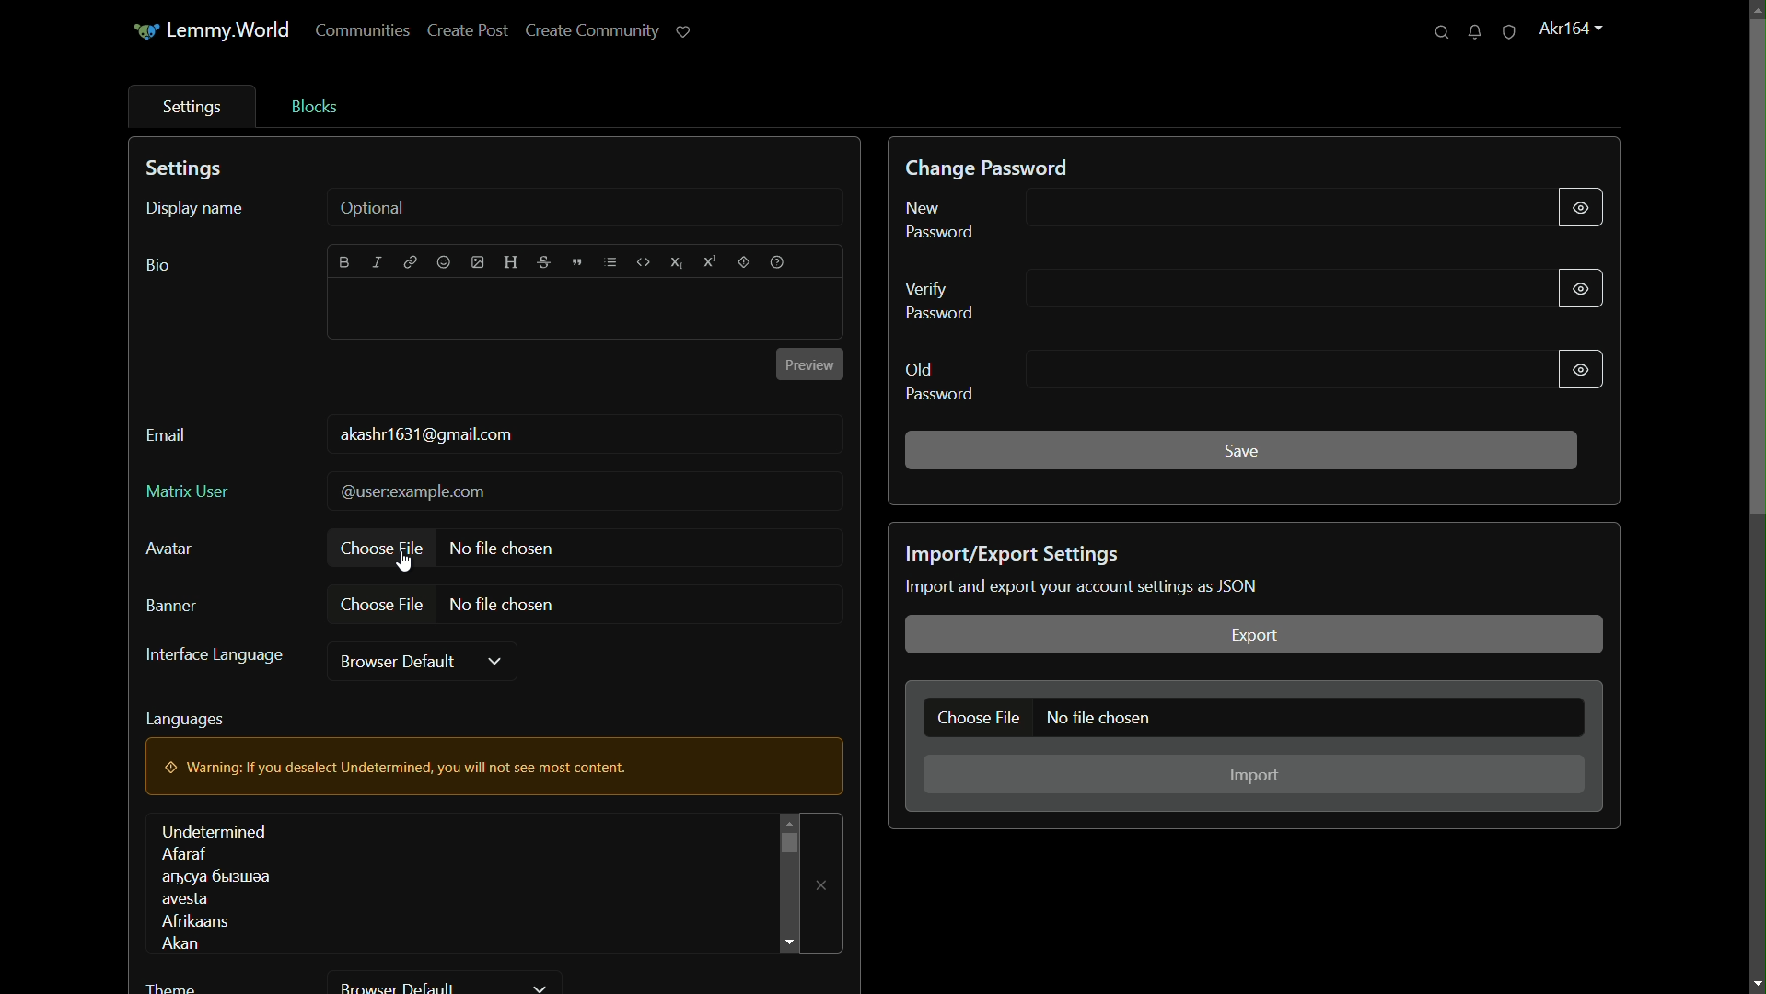  Describe the element at coordinates (1508, 32) in the screenshot. I see `unread reports` at that location.